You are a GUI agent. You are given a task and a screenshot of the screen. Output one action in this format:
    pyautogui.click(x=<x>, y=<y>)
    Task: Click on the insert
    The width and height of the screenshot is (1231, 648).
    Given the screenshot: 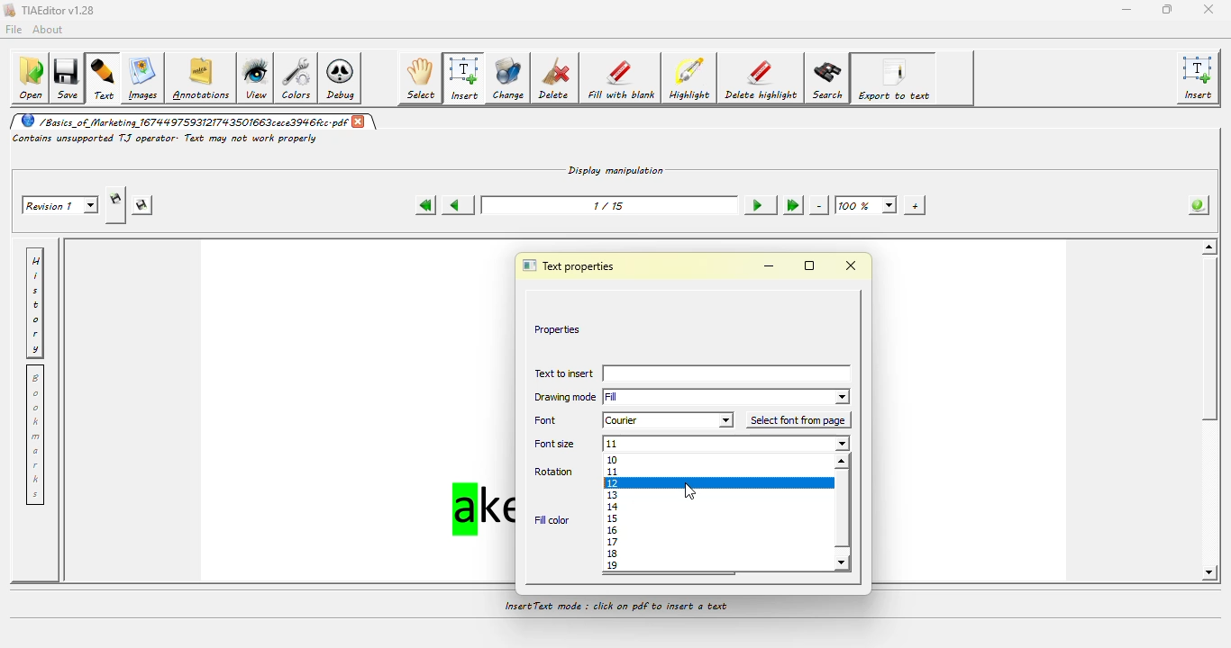 What is the action you would take?
    pyautogui.click(x=729, y=374)
    